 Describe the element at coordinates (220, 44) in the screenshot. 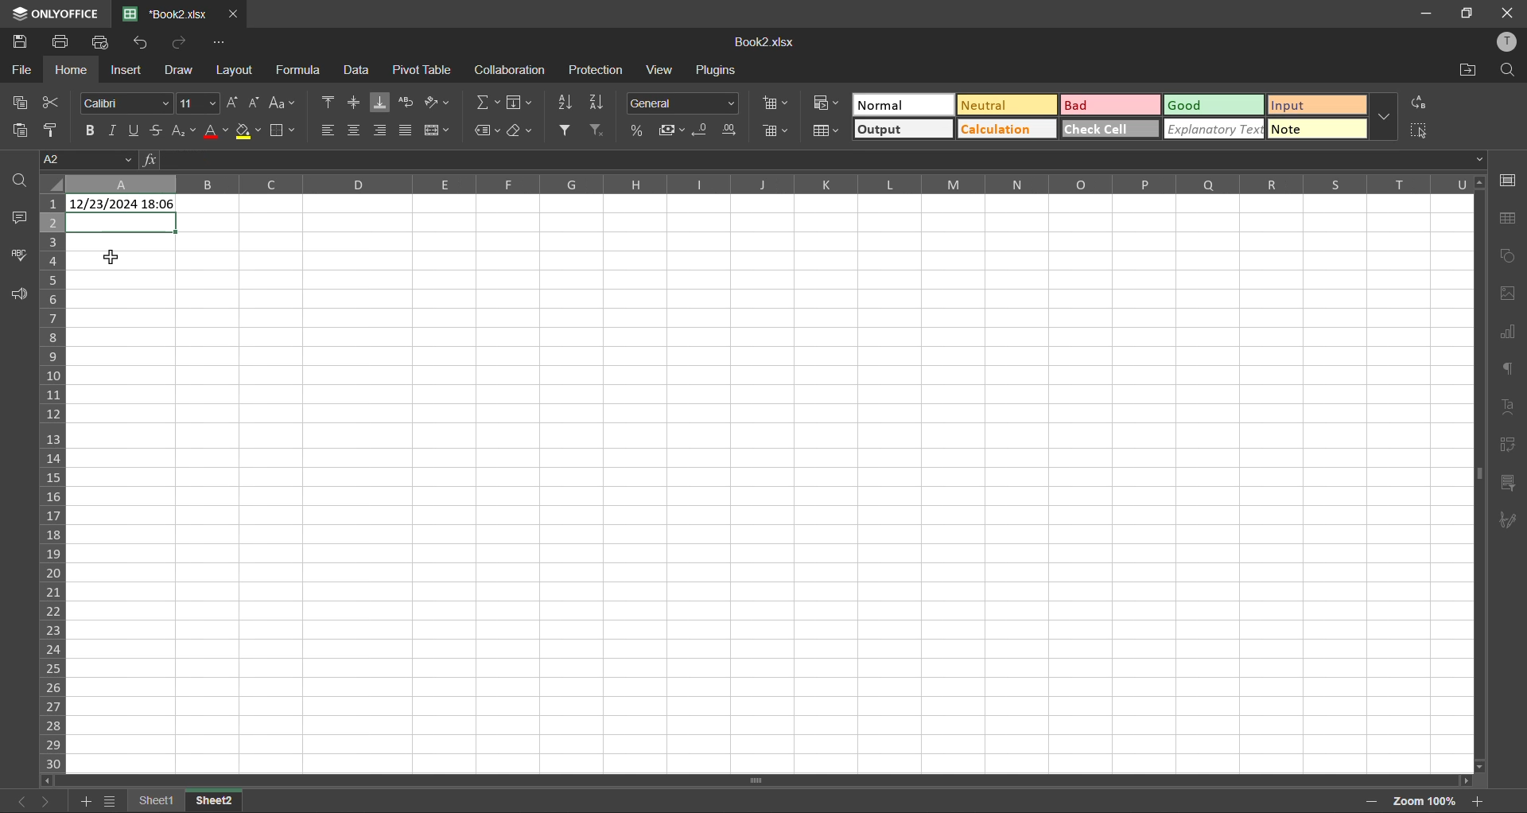

I see `customize quick access toolbar` at that location.